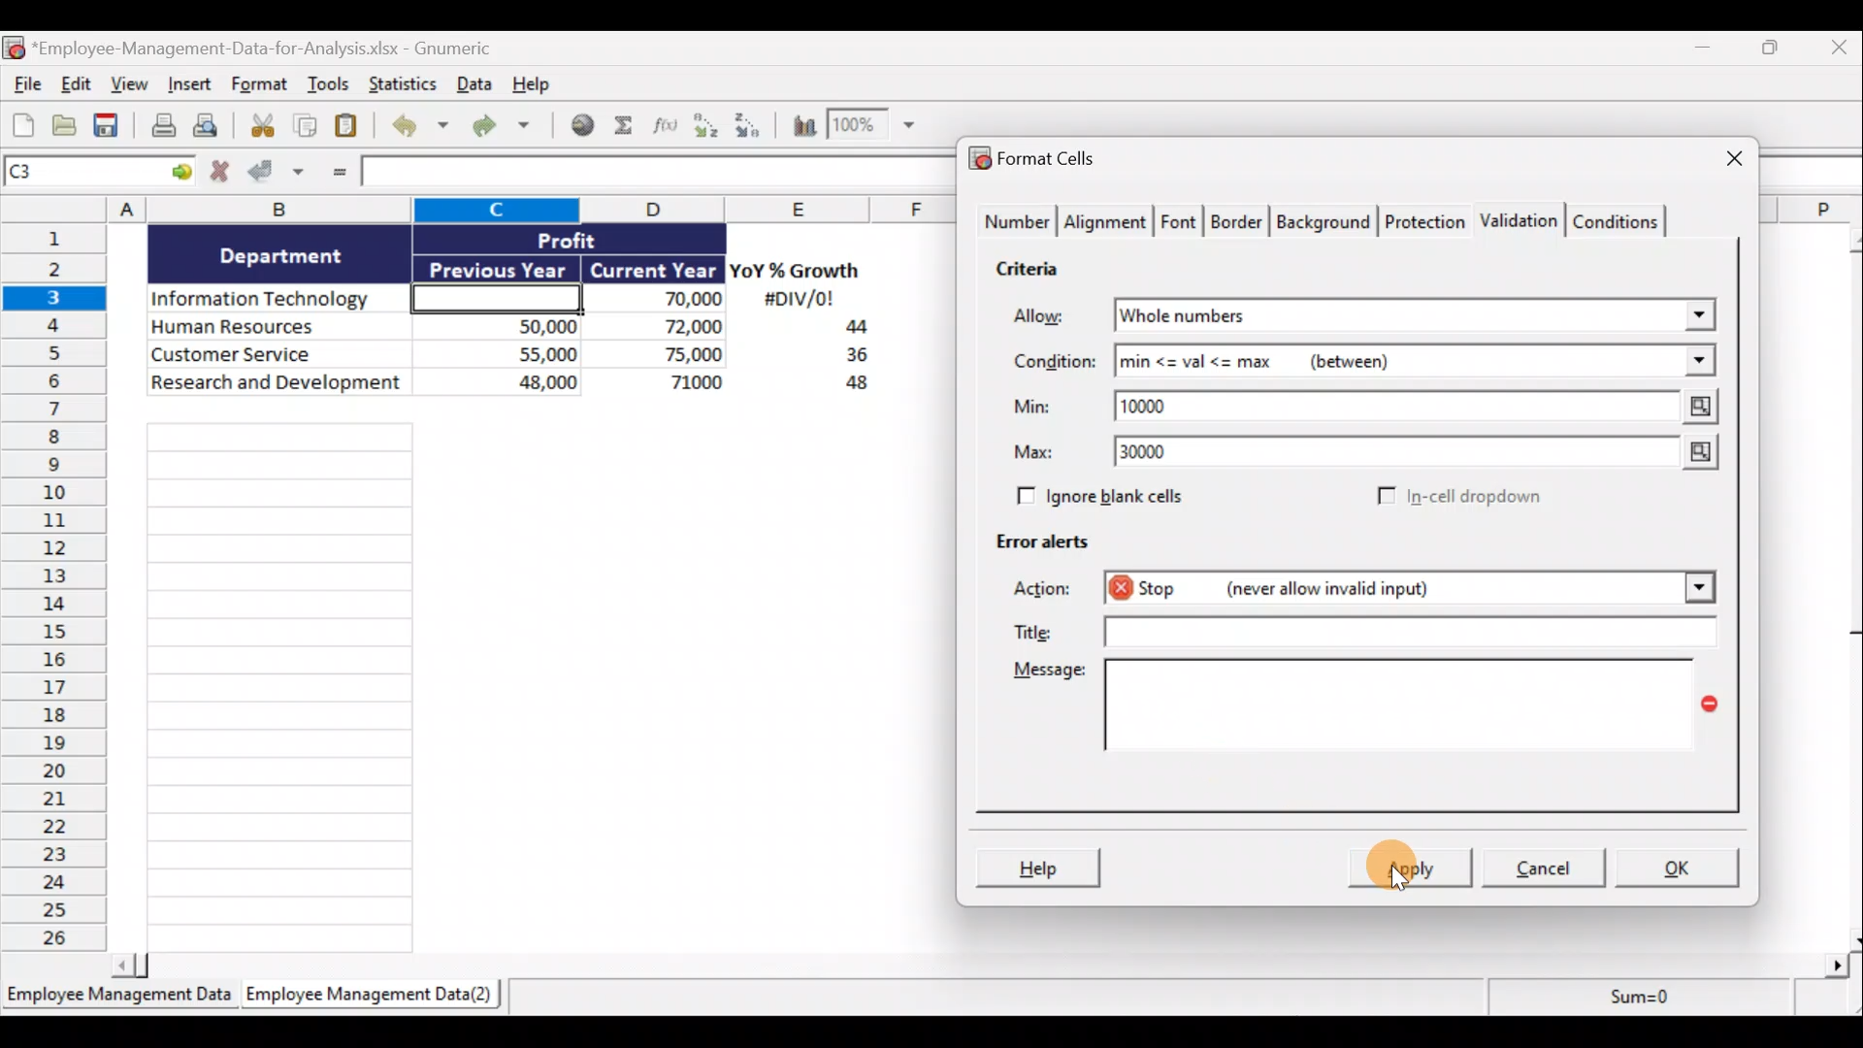 This screenshot has width=1863, height=1048. What do you see at coordinates (193, 88) in the screenshot?
I see `Insert` at bounding box center [193, 88].